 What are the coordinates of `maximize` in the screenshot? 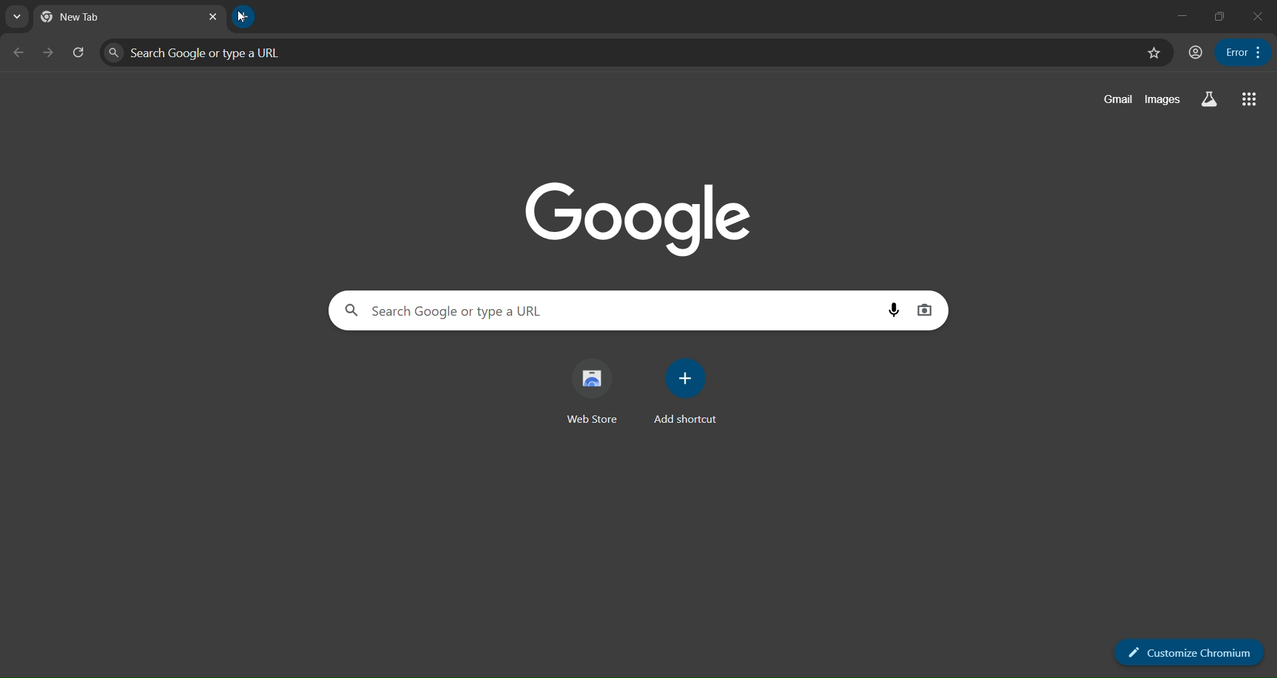 It's located at (1217, 15).